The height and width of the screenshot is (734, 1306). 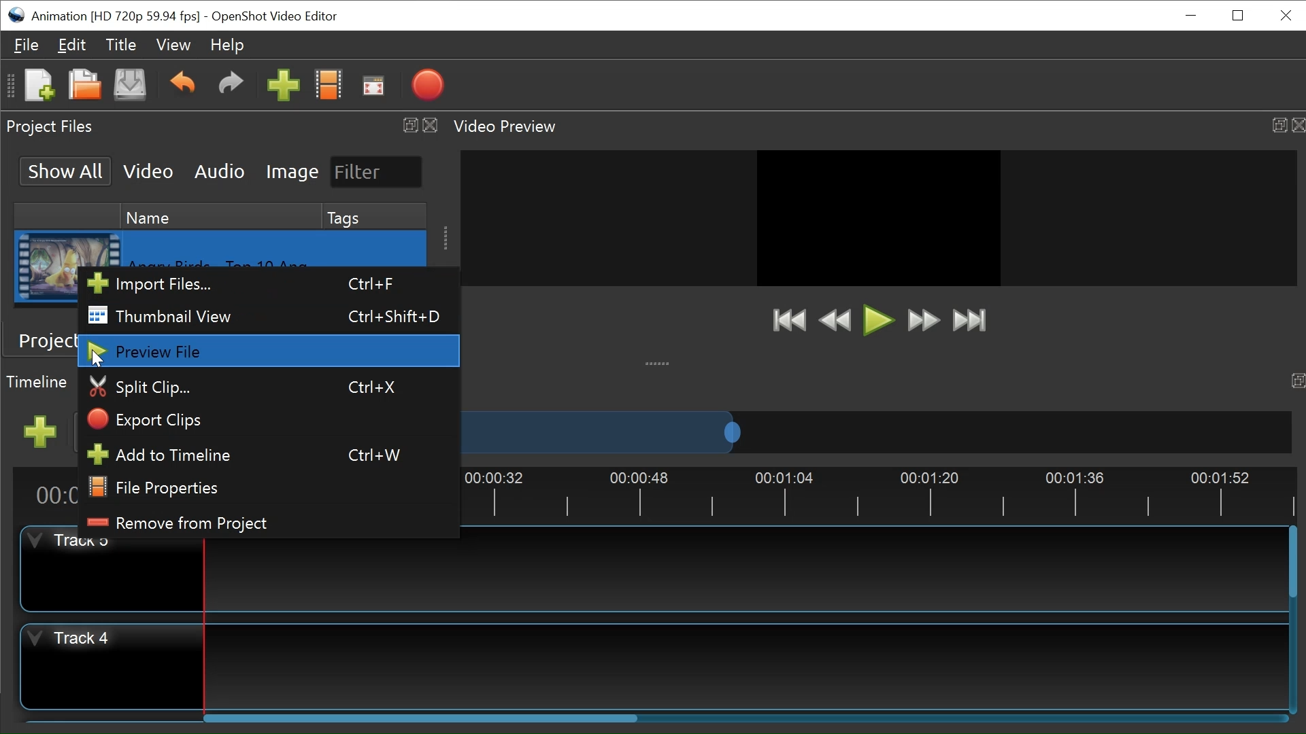 I want to click on Drag handle, so click(x=660, y=362).